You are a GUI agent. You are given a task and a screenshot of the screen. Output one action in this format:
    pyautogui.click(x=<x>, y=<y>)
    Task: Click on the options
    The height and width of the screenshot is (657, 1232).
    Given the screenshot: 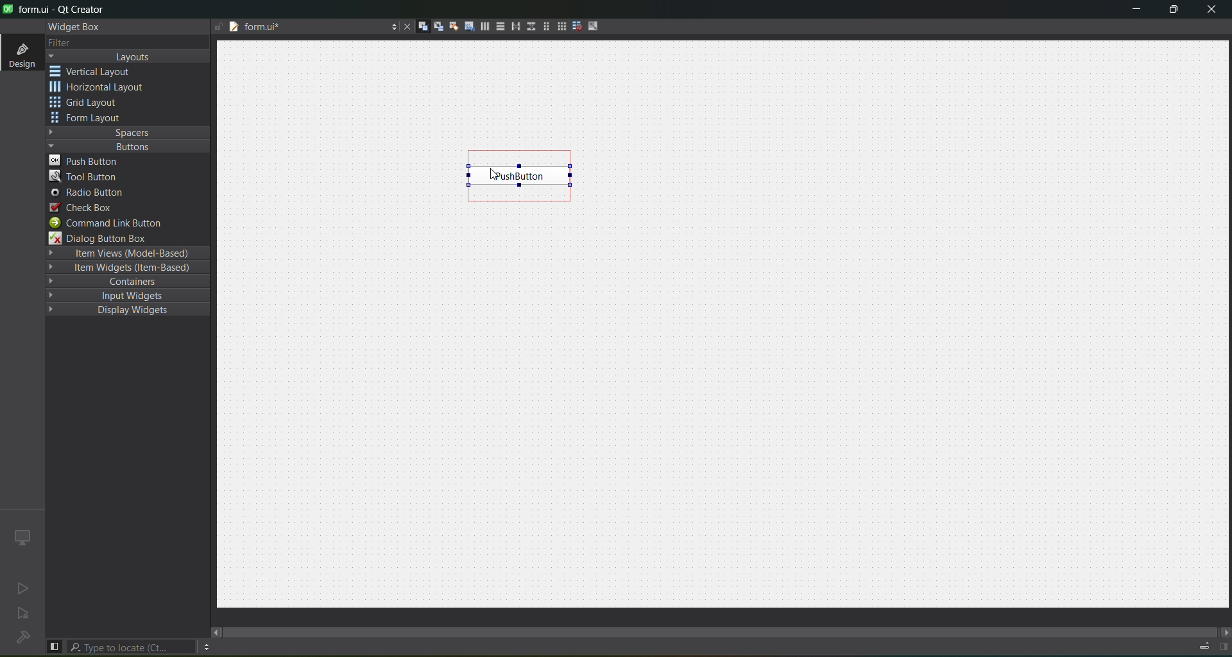 What is the action you would take?
    pyautogui.click(x=391, y=25)
    